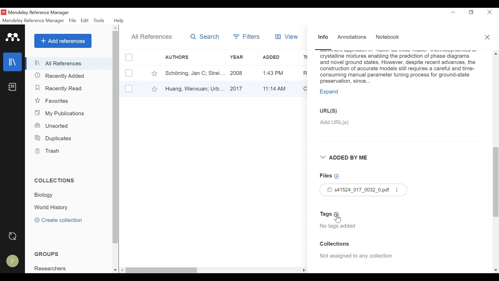 This screenshot has width=499, height=281. Describe the element at coordinates (336, 244) in the screenshot. I see `Collection` at that location.